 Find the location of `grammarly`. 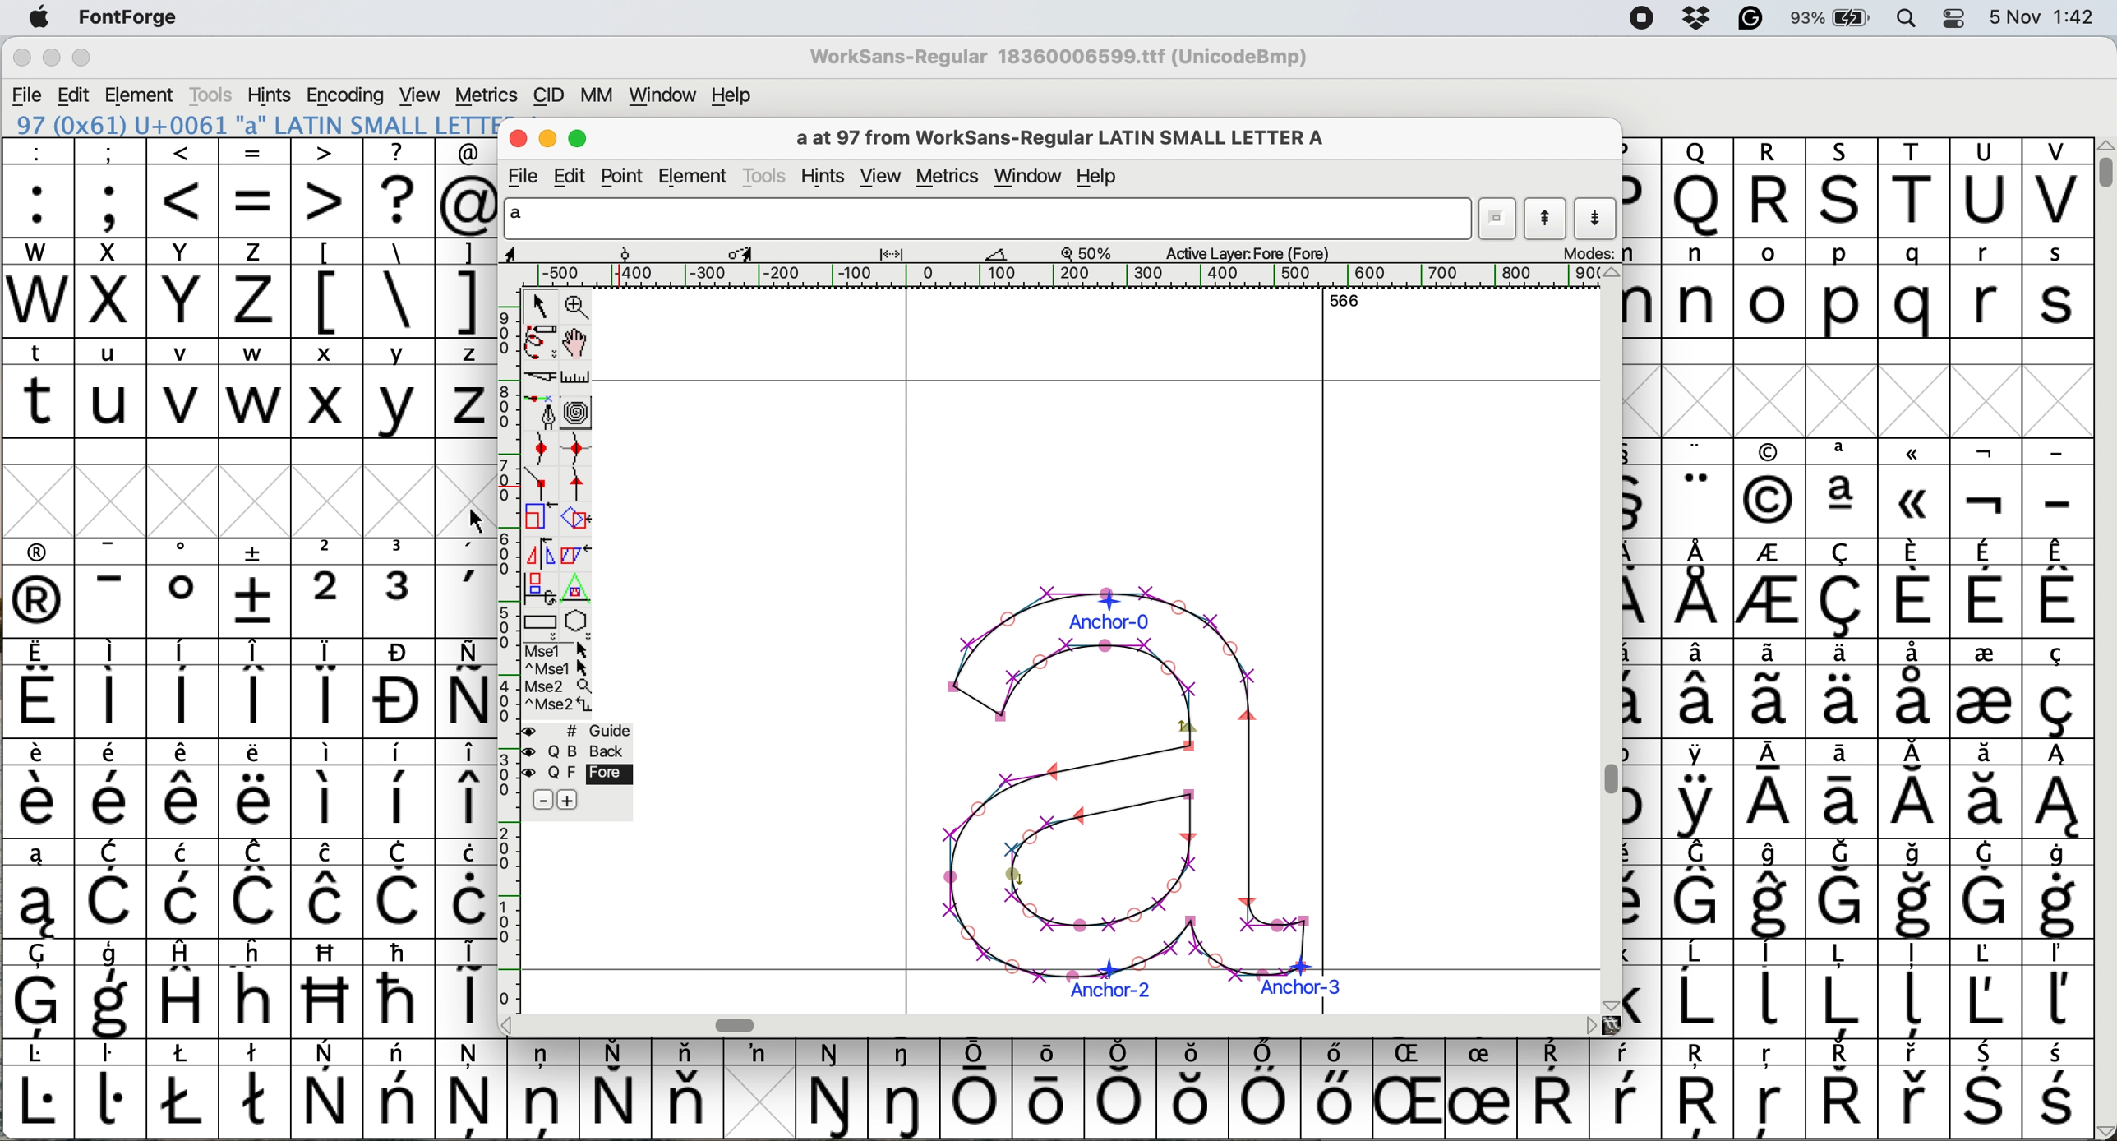

grammarly is located at coordinates (1750, 21).